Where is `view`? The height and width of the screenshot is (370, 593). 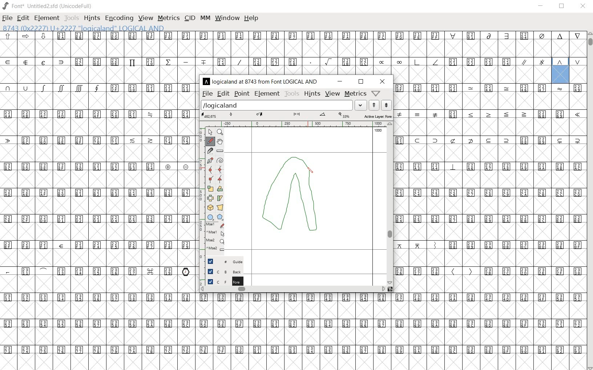
view is located at coordinates (332, 93).